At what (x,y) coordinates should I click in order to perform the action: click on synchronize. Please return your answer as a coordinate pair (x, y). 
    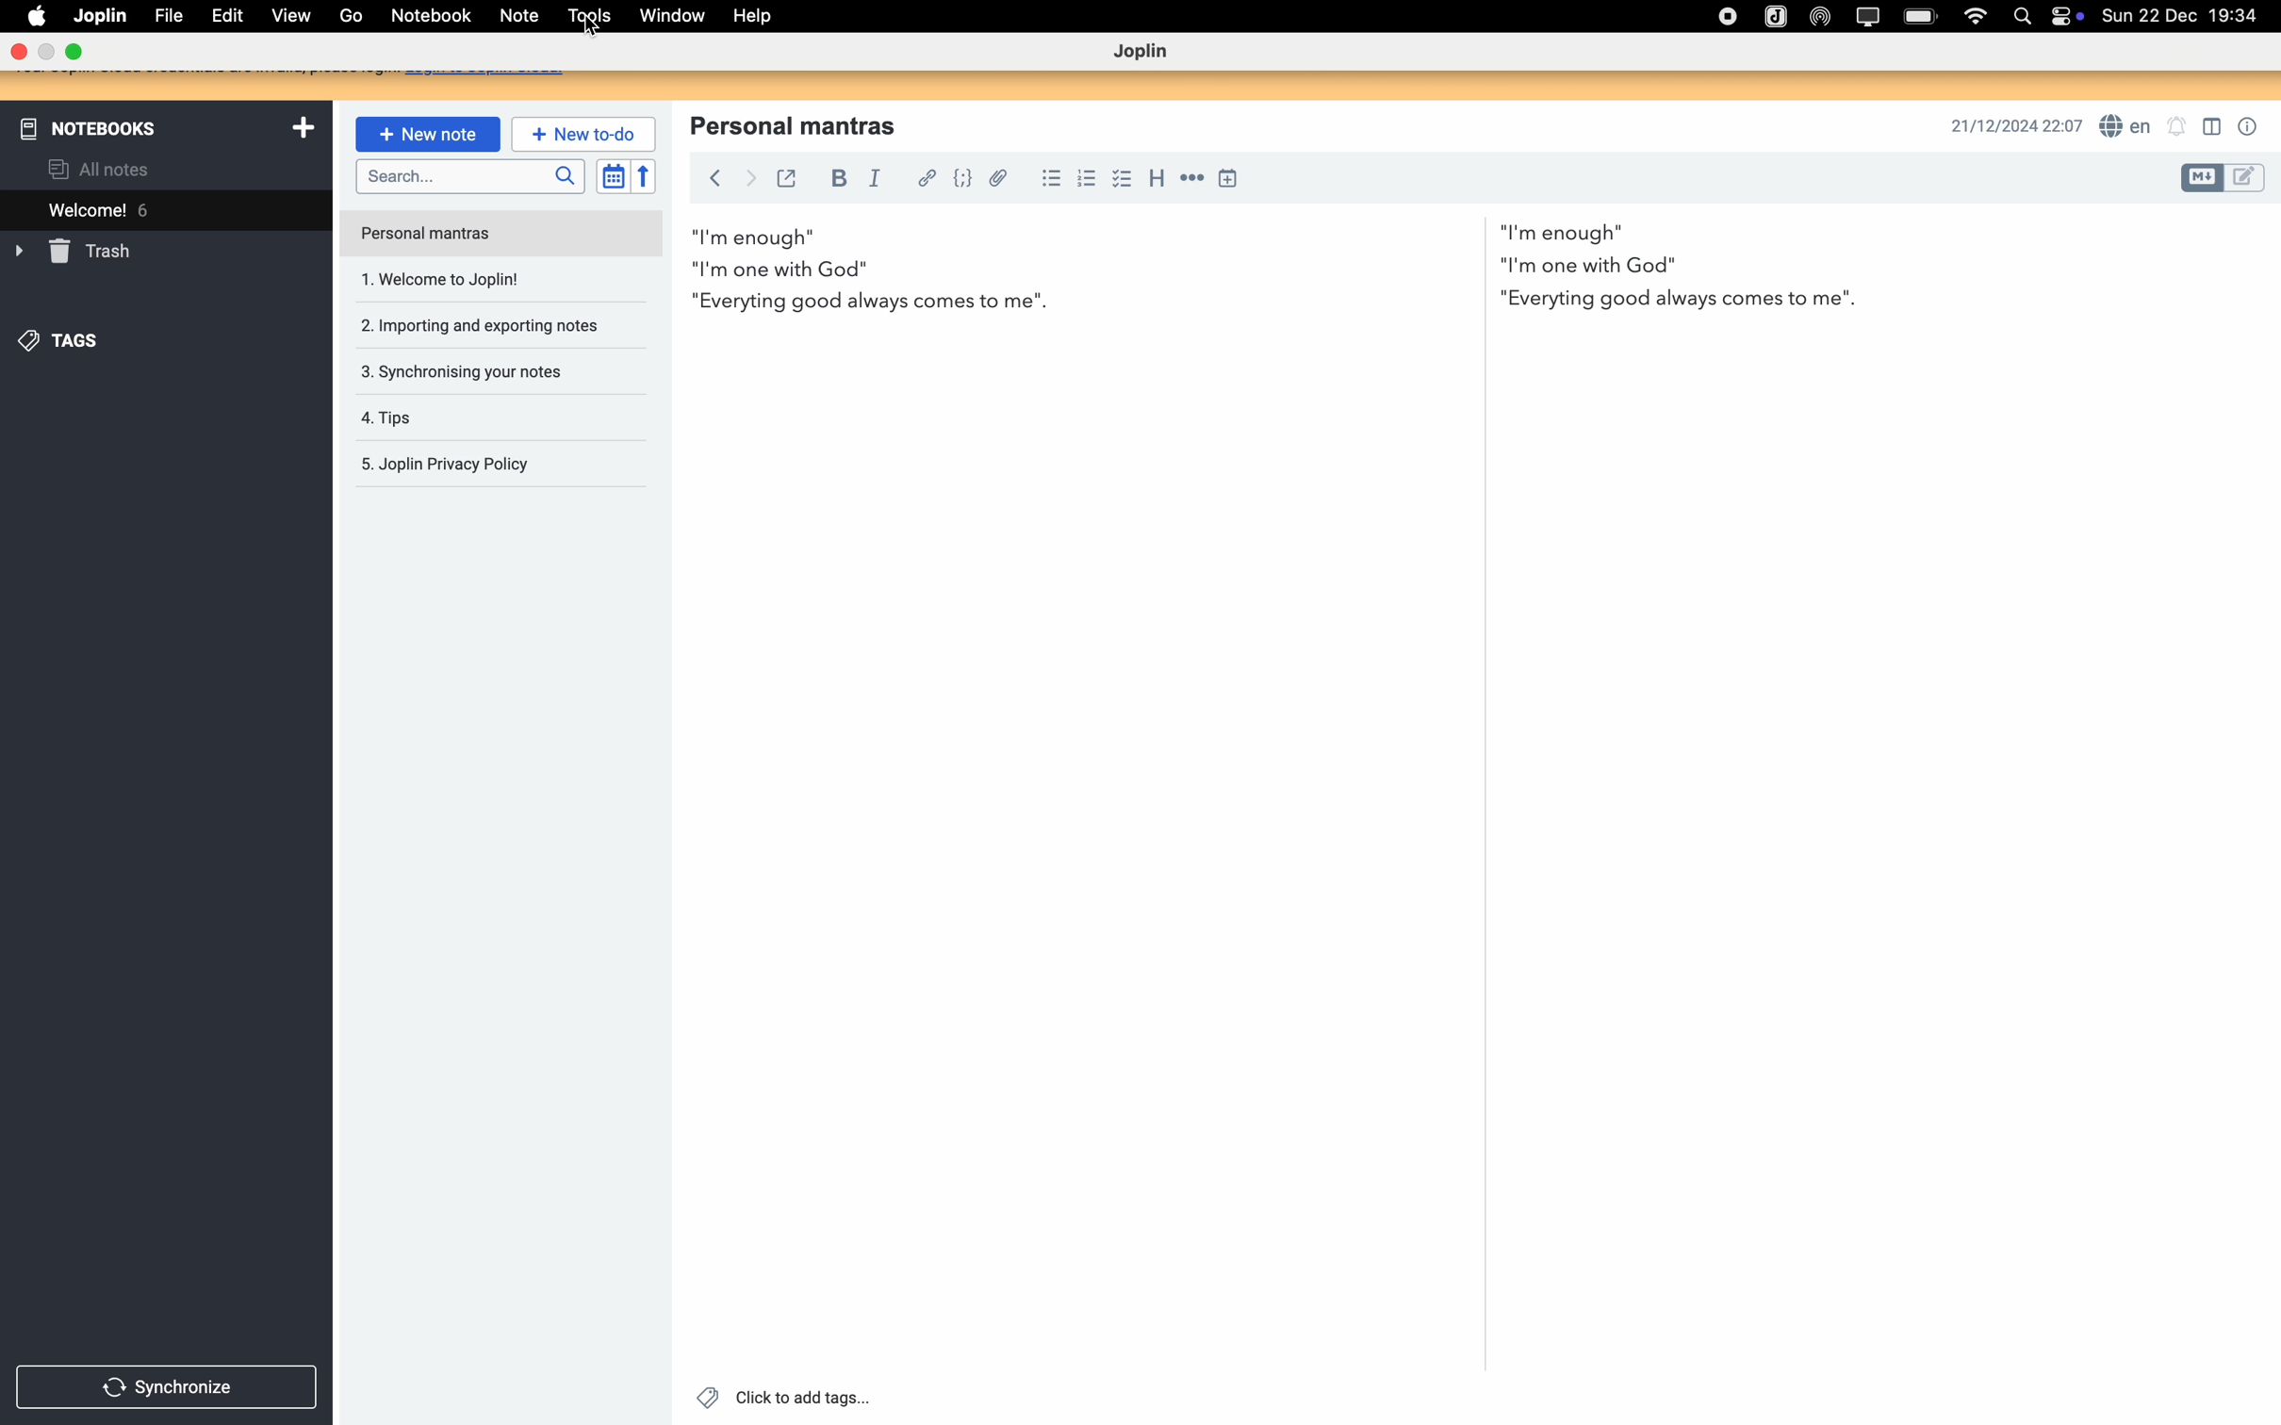
    Looking at the image, I should click on (164, 1390).